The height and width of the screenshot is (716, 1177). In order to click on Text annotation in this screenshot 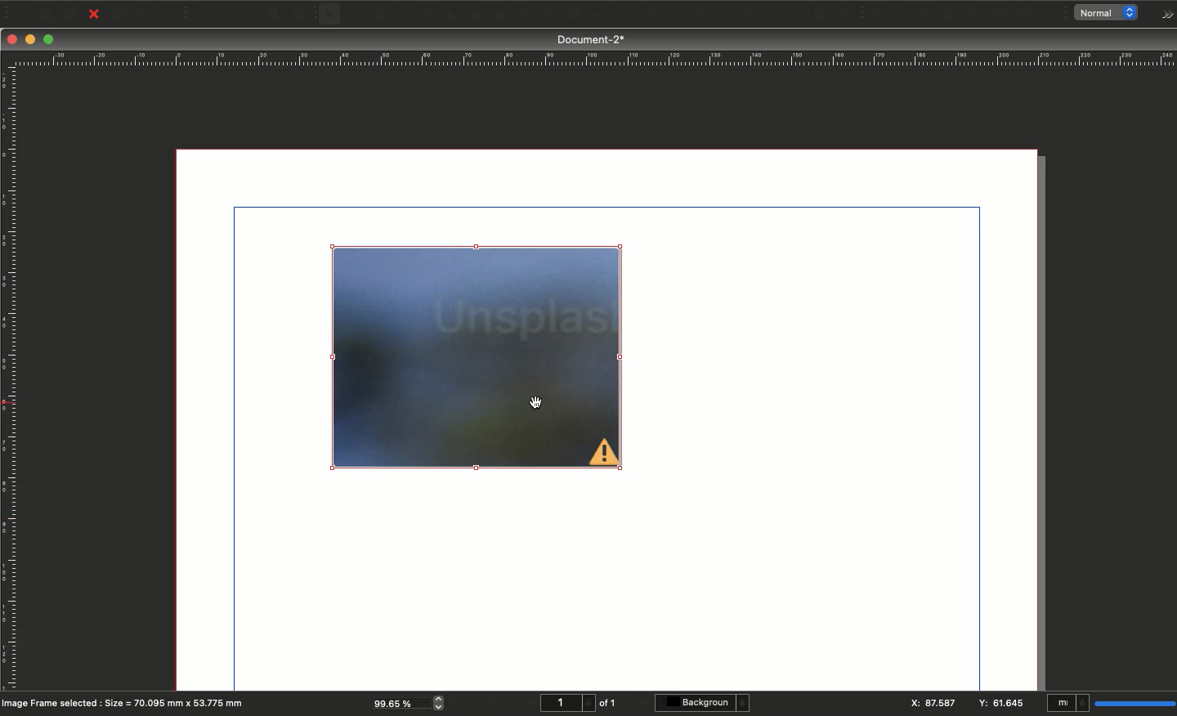, I will do `click(1026, 15)`.